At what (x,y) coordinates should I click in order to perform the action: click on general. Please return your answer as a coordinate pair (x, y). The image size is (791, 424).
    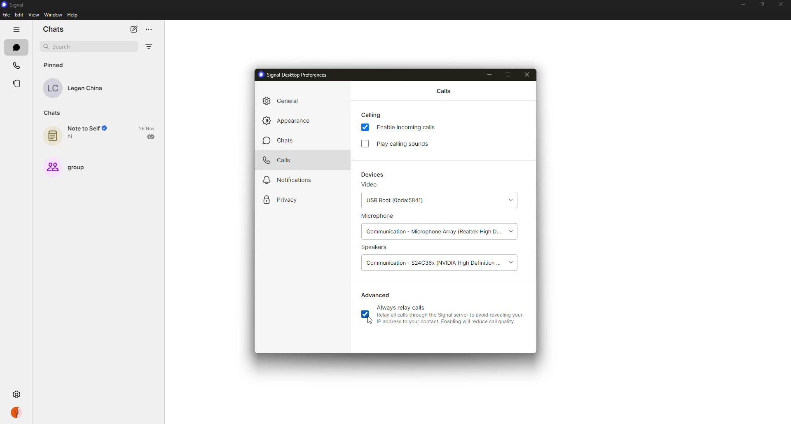
    Looking at the image, I should click on (284, 101).